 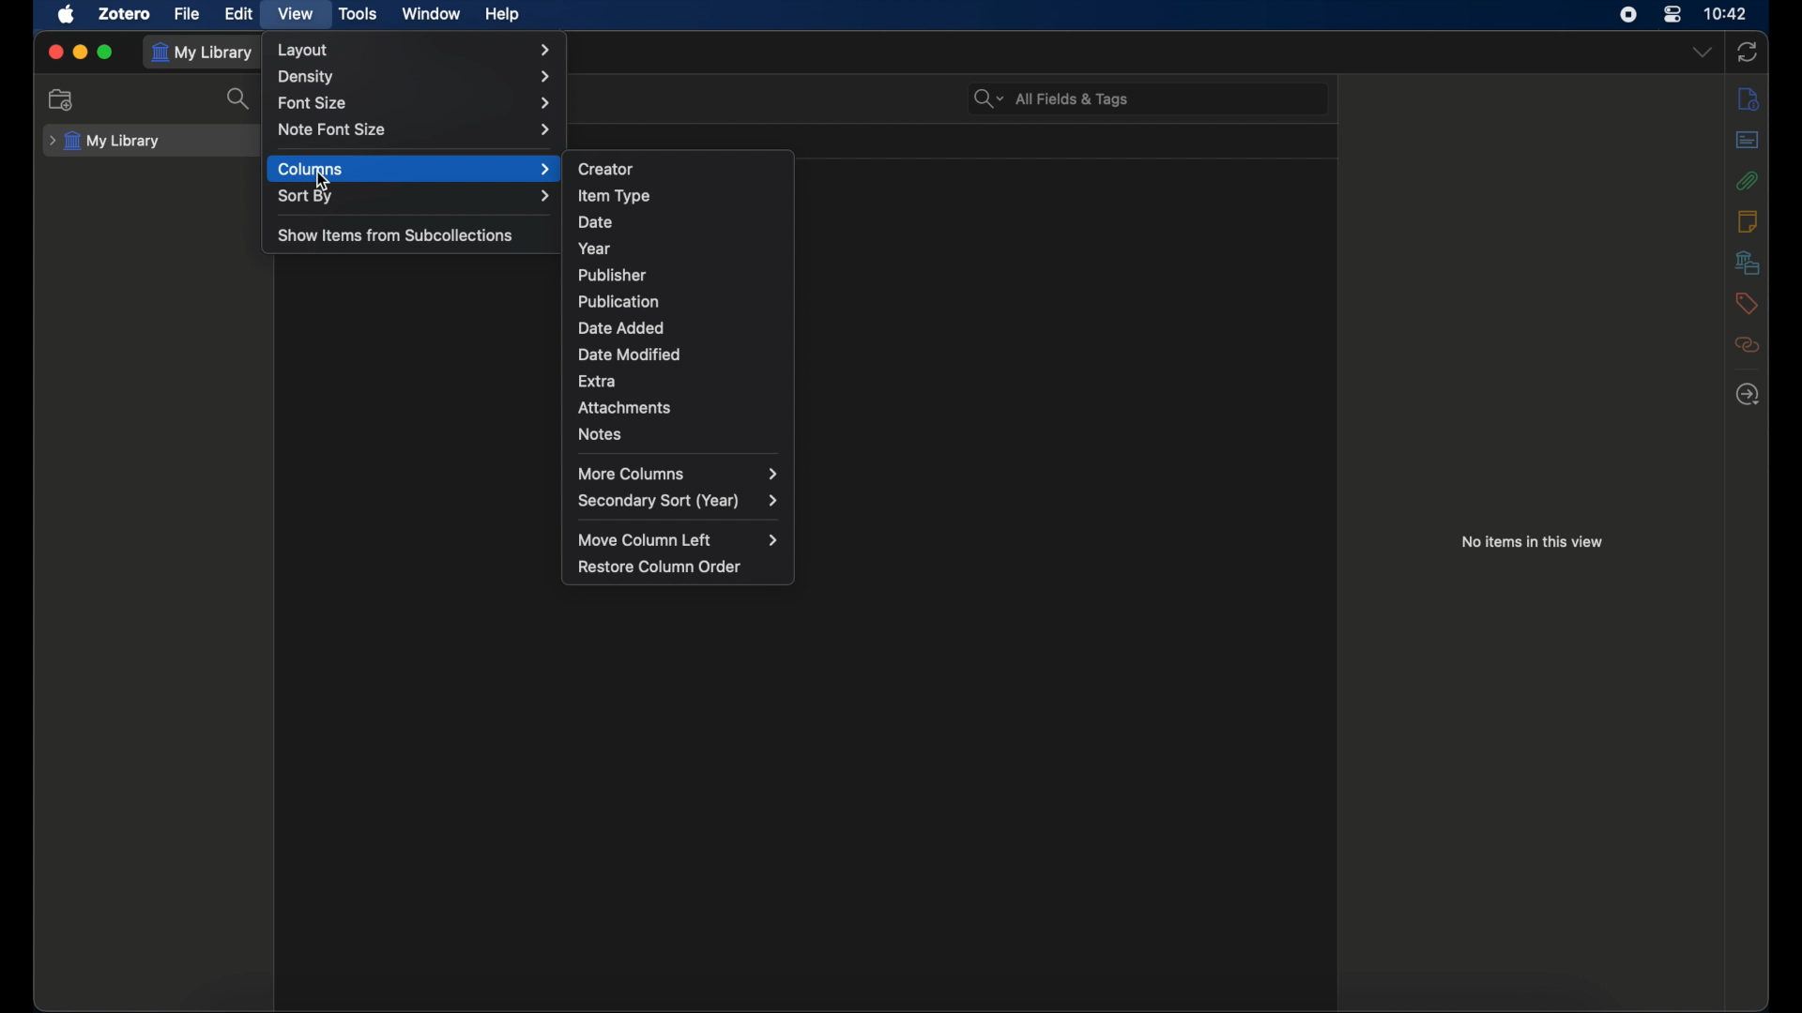 I want to click on publisher, so click(x=614, y=275).